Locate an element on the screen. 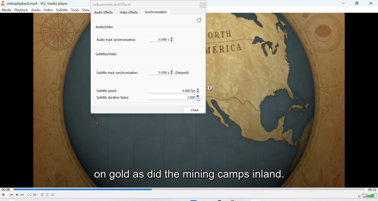 This screenshot has width=378, height=201. Shuffle is located at coordinates (53, 195).